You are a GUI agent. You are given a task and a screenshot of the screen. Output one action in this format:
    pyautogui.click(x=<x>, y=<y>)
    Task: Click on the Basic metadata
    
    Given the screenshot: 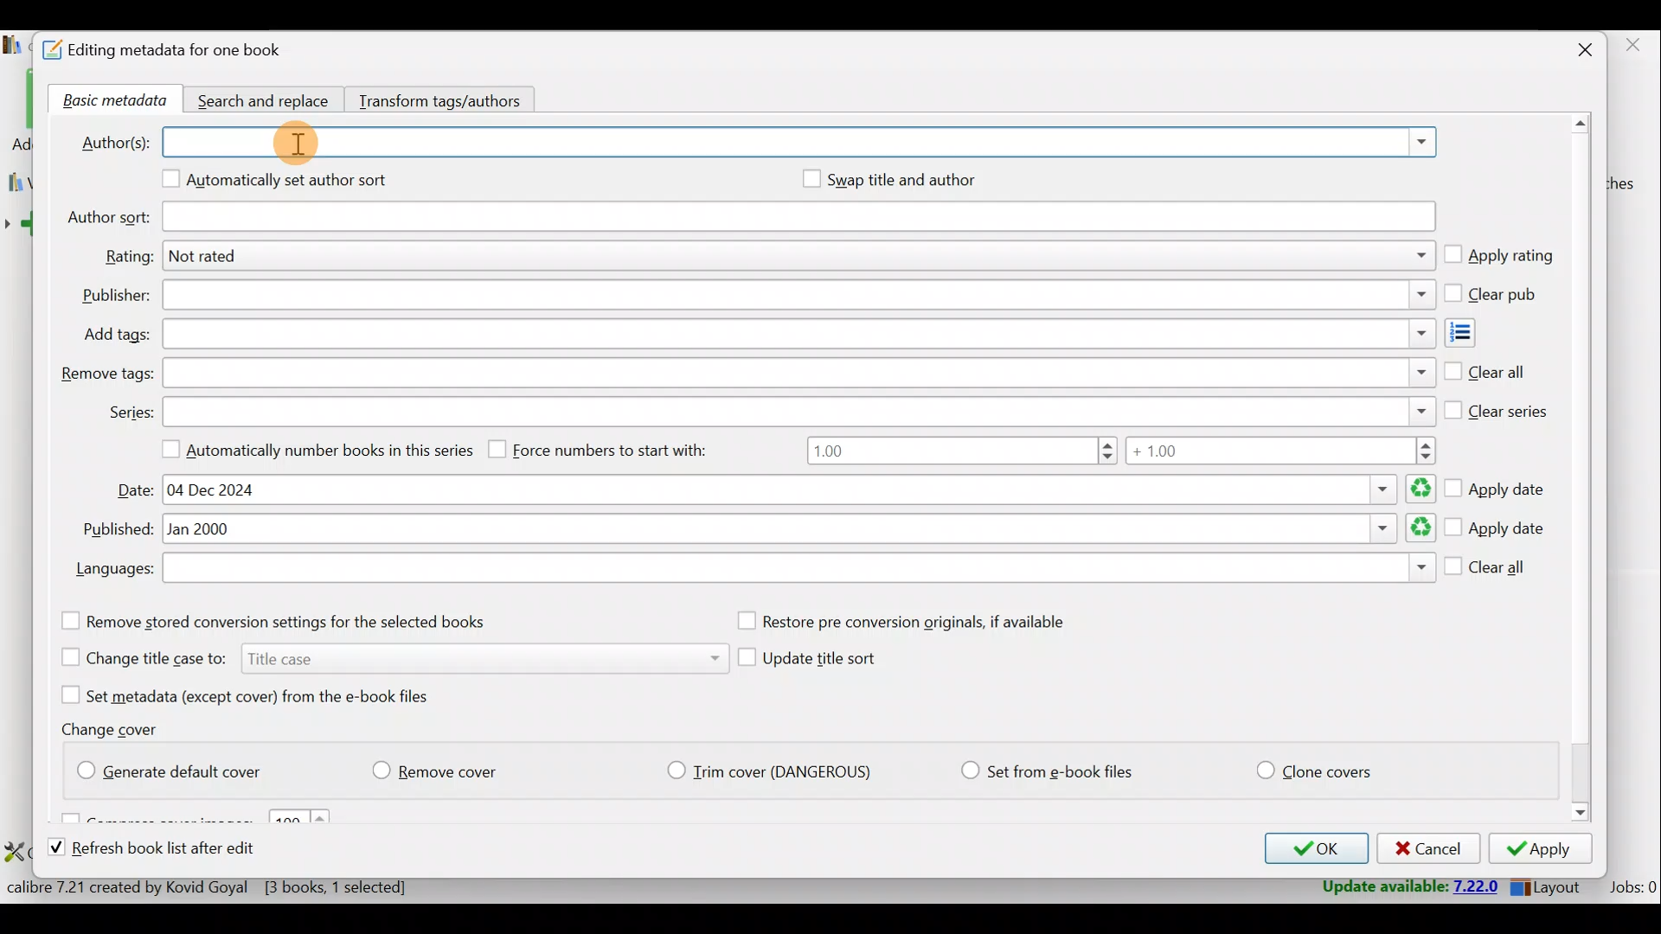 What is the action you would take?
    pyautogui.click(x=110, y=101)
    